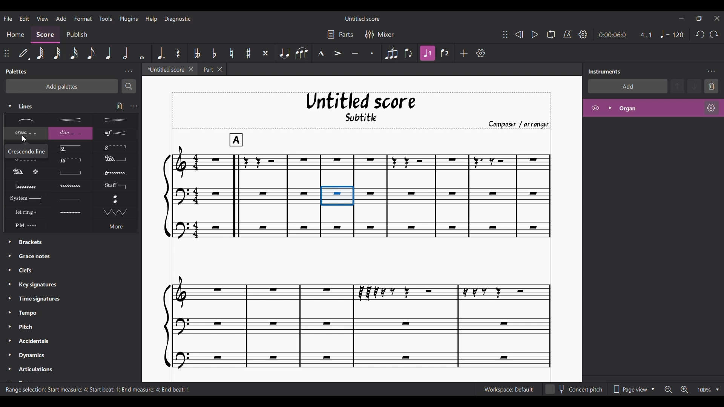  What do you see at coordinates (129, 87) in the screenshot?
I see `Search` at bounding box center [129, 87].